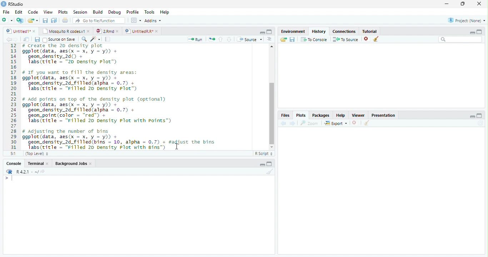  I want to click on Presentatior, so click(383, 116).